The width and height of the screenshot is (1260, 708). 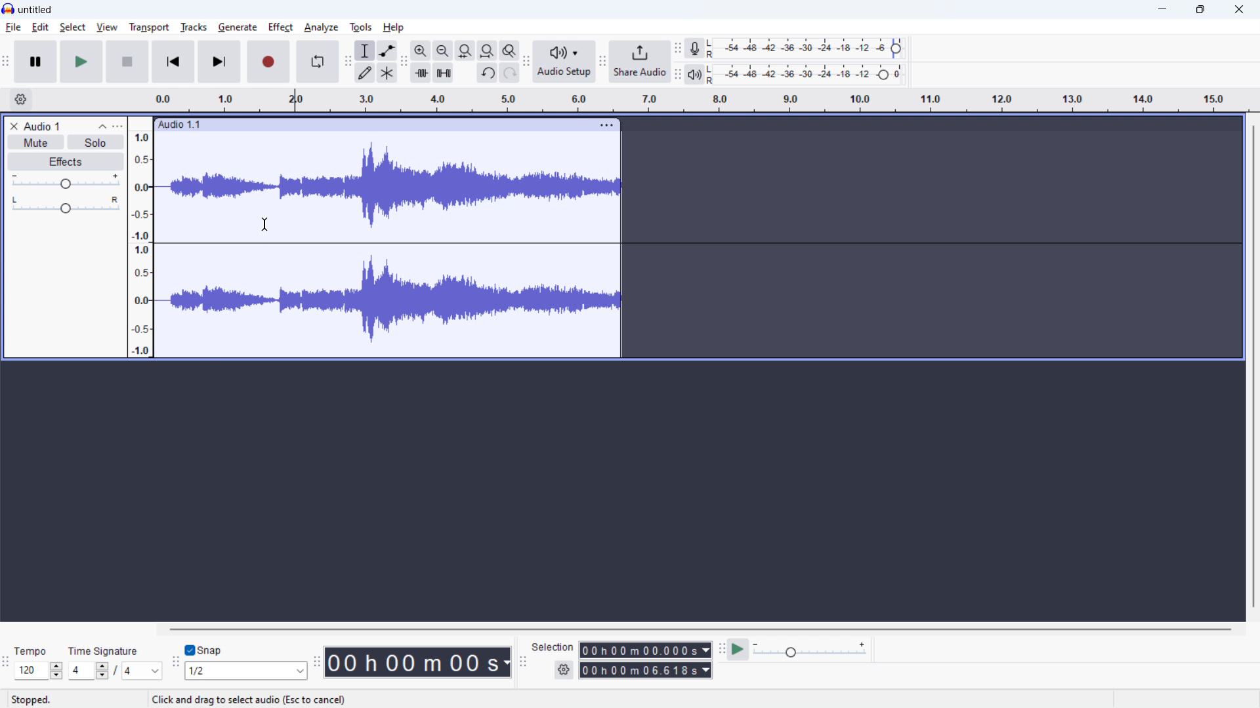 I want to click on selection tool, so click(x=366, y=50).